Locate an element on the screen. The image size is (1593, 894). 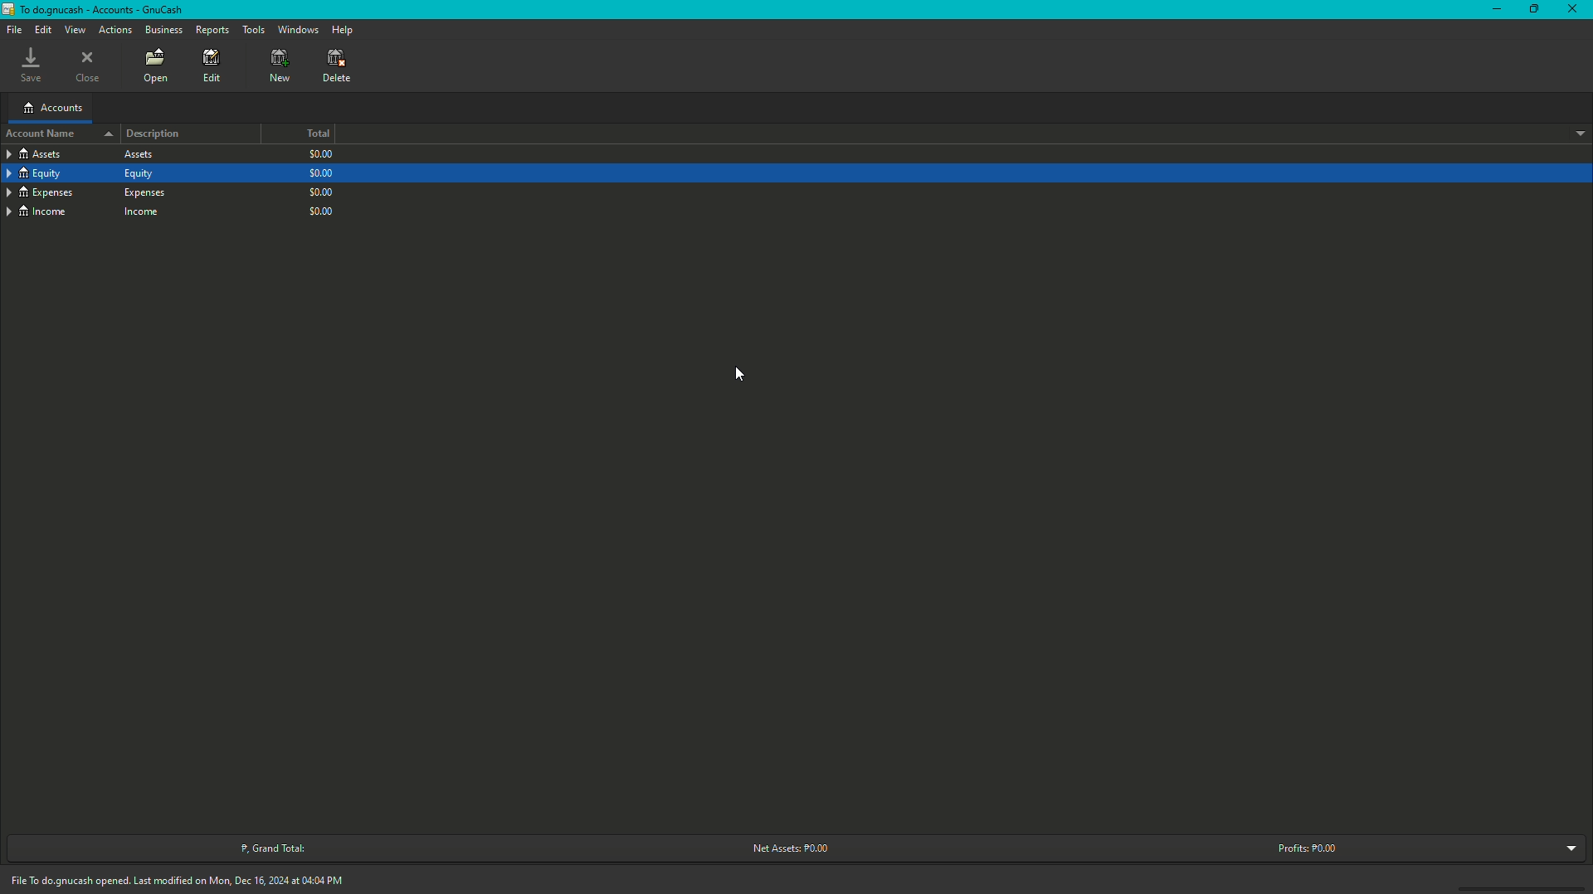
Total is located at coordinates (319, 134).